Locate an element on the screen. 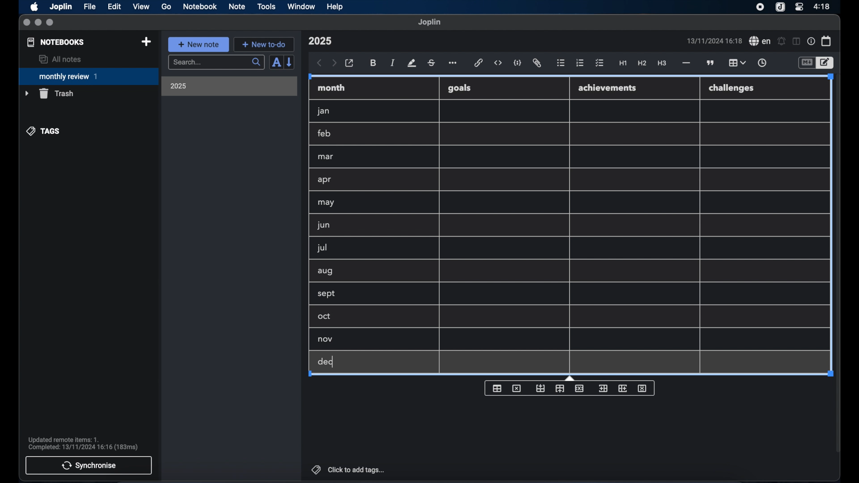 Image resolution: width=859 pixels, height=483 pixels. heading 3 is located at coordinates (662, 64).